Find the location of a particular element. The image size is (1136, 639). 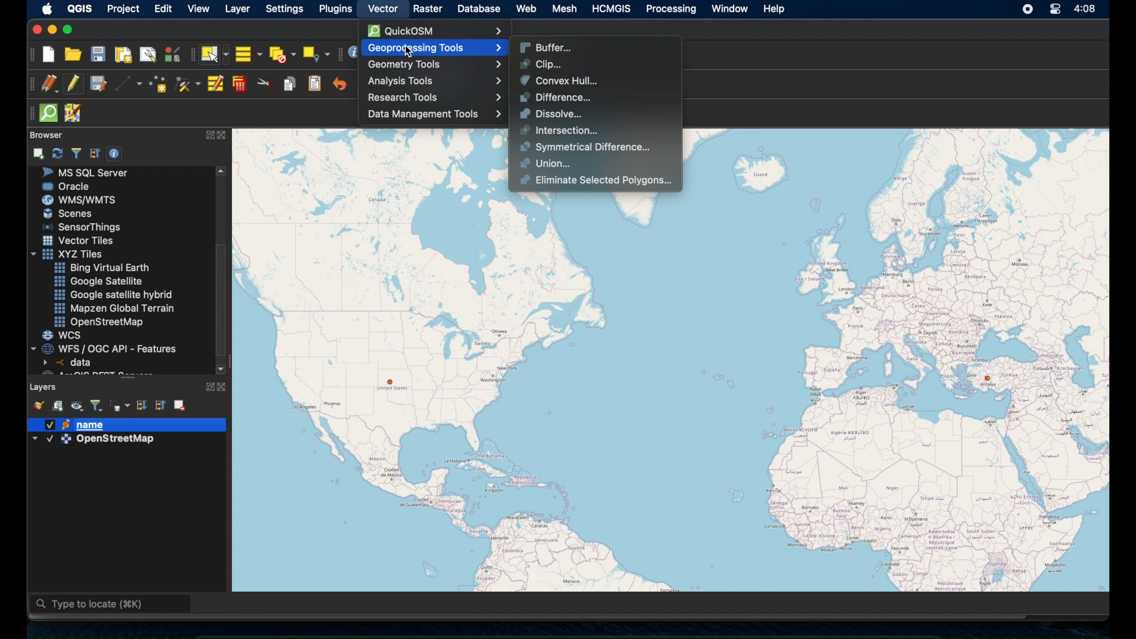

Geometry Tools is located at coordinates (434, 63).